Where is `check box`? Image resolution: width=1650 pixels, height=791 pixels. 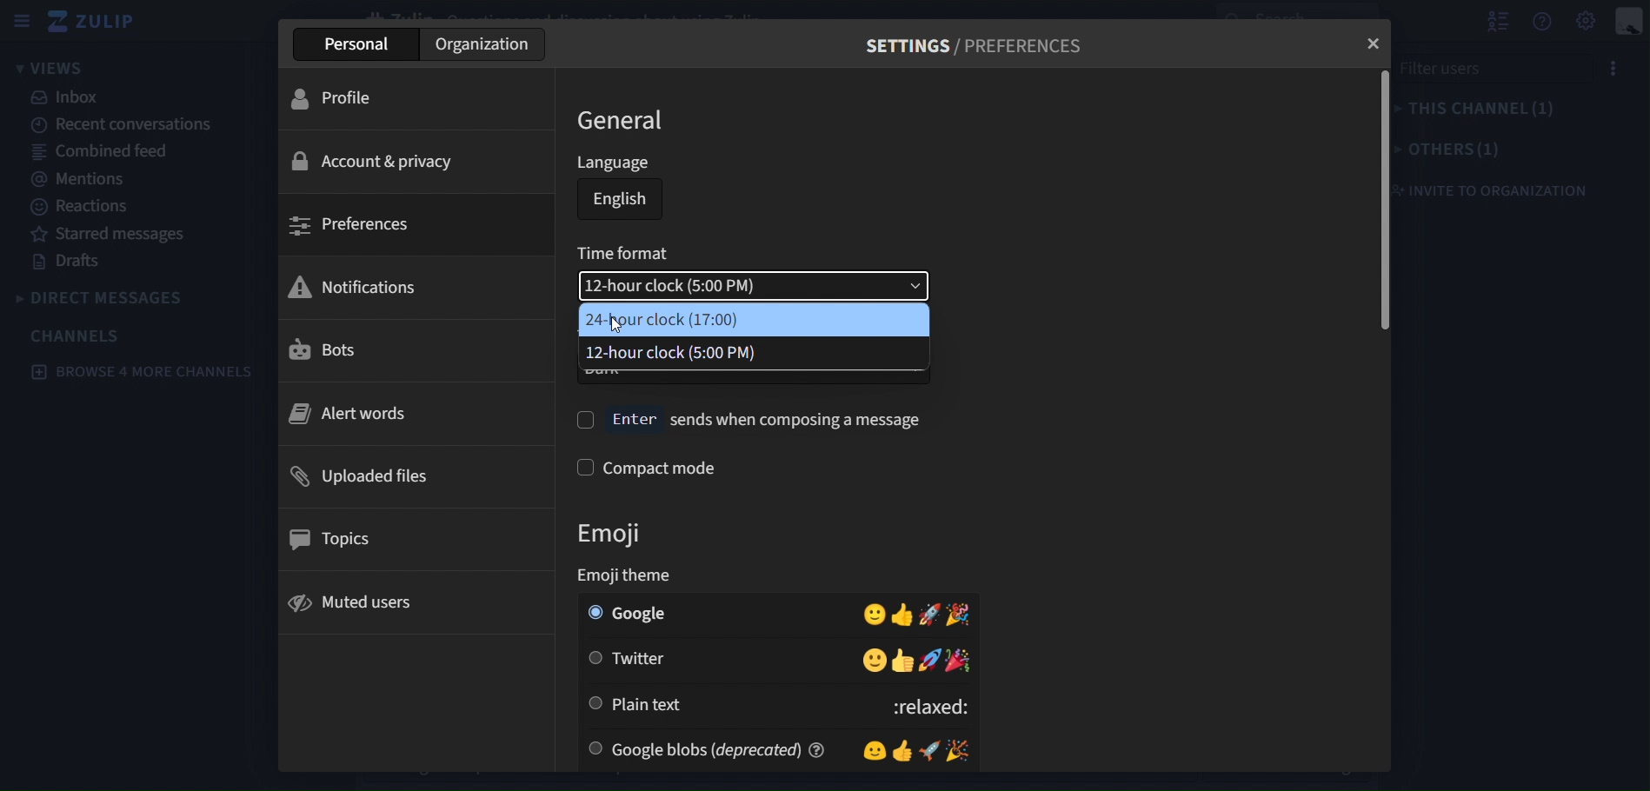
check box is located at coordinates (583, 417).